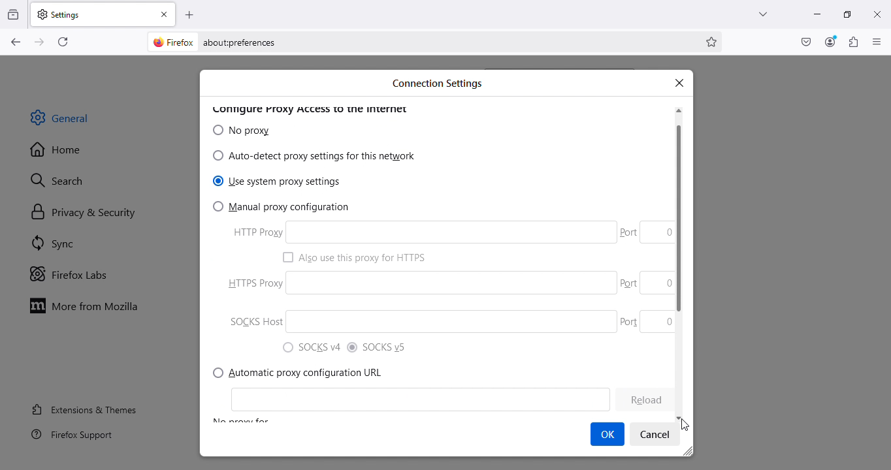 Image resolution: width=891 pixels, height=470 pixels. Describe the element at coordinates (815, 14) in the screenshot. I see `Minimize` at that location.